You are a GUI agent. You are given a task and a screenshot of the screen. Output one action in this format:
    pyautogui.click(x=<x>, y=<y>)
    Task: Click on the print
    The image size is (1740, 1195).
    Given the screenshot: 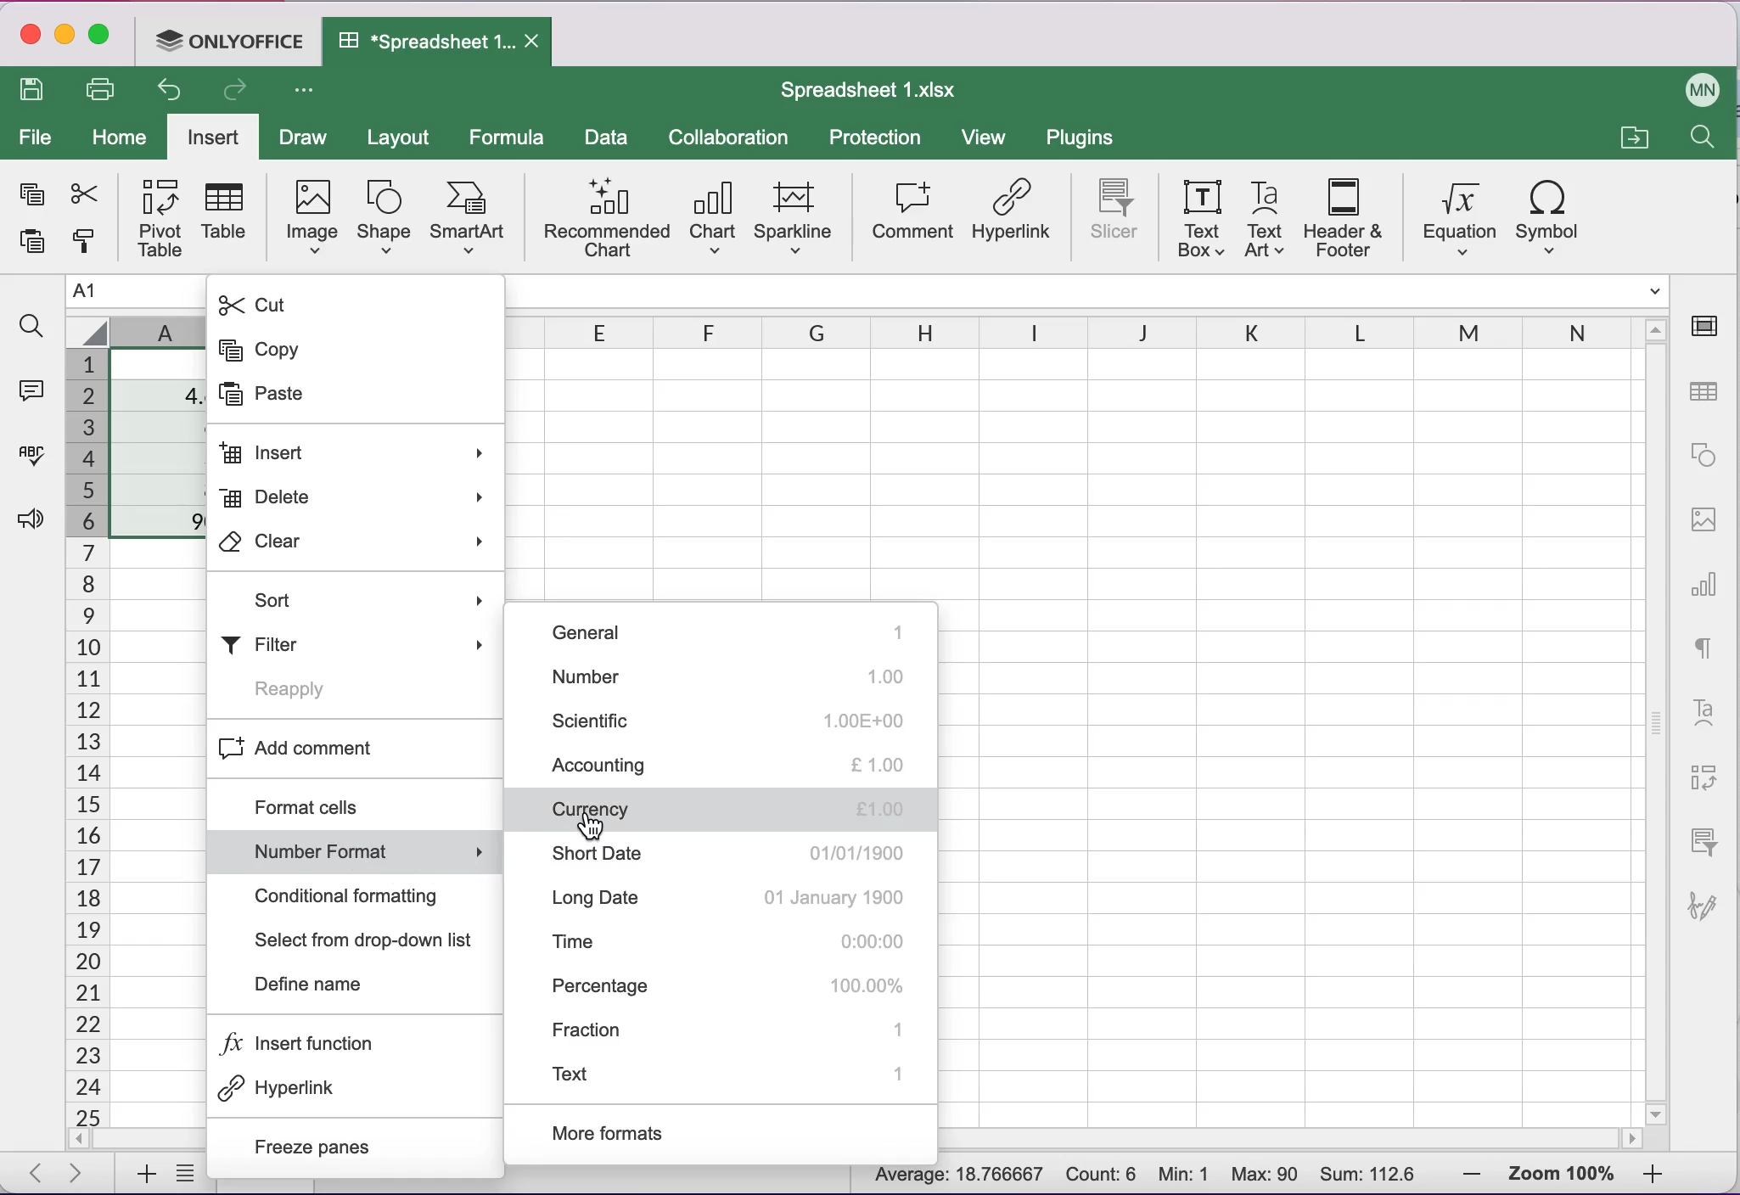 What is the action you would take?
    pyautogui.click(x=102, y=91)
    